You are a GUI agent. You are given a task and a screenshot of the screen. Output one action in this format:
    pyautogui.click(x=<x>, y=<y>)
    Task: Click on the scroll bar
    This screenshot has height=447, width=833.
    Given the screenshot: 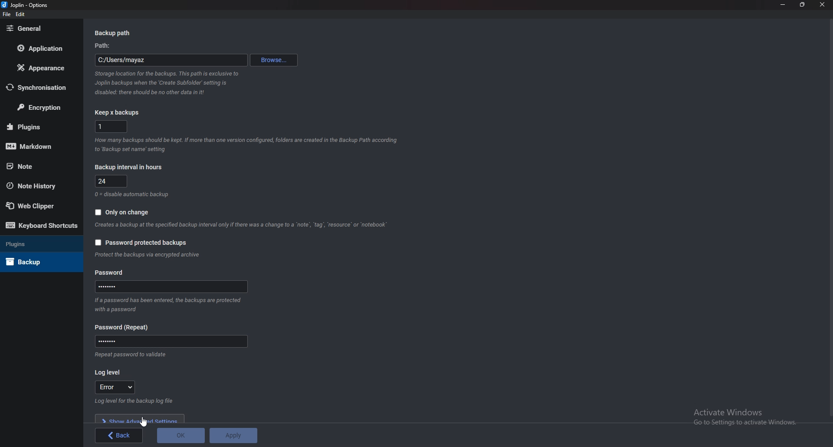 What is the action you would take?
    pyautogui.click(x=829, y=217)
    